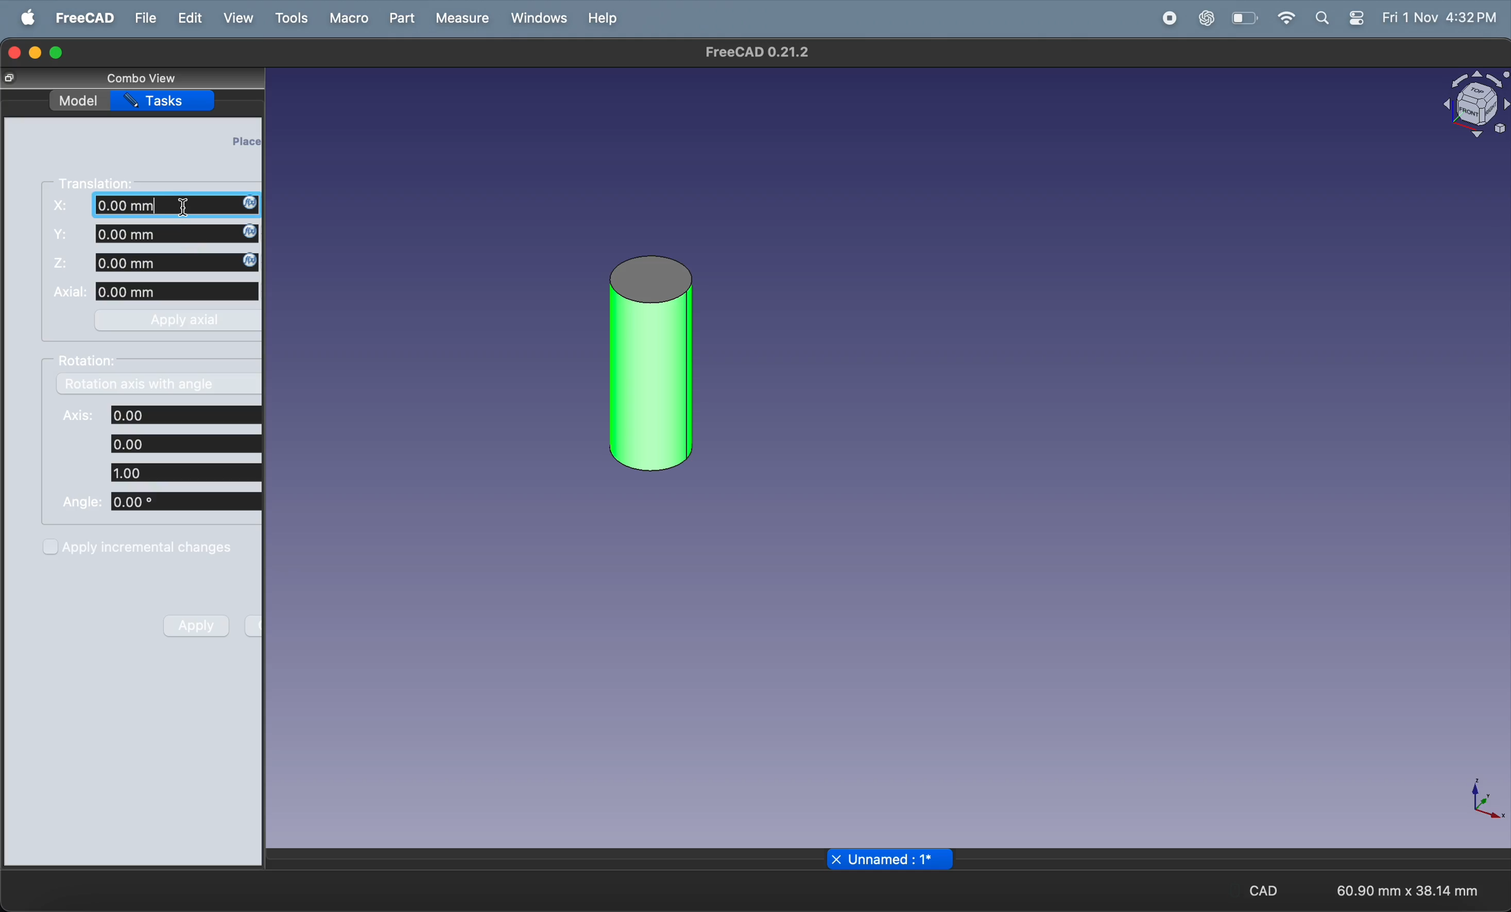  I want to click on model, so click(80, 101).